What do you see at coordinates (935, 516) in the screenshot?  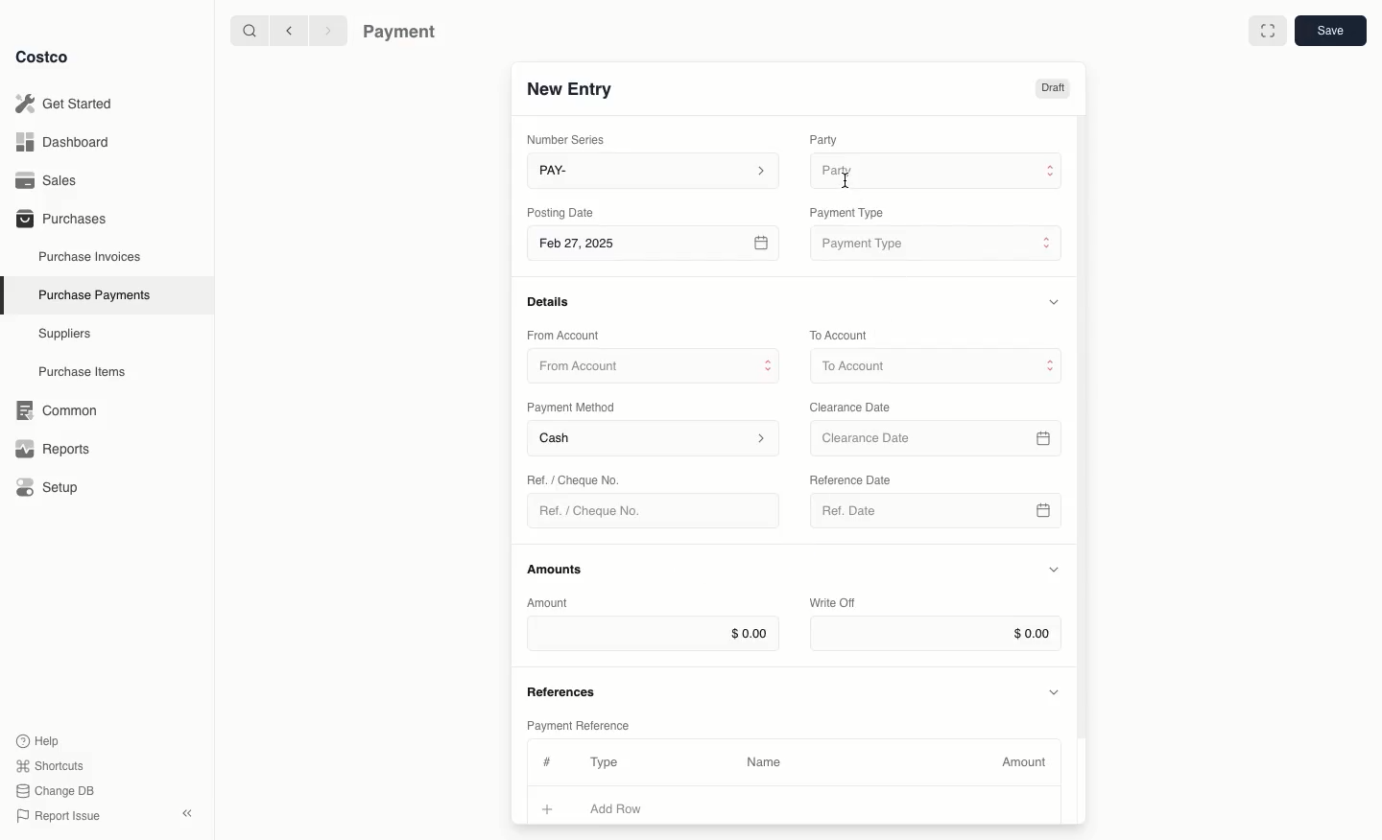 I see `Ref. Date` at bounding box center [935, 516].